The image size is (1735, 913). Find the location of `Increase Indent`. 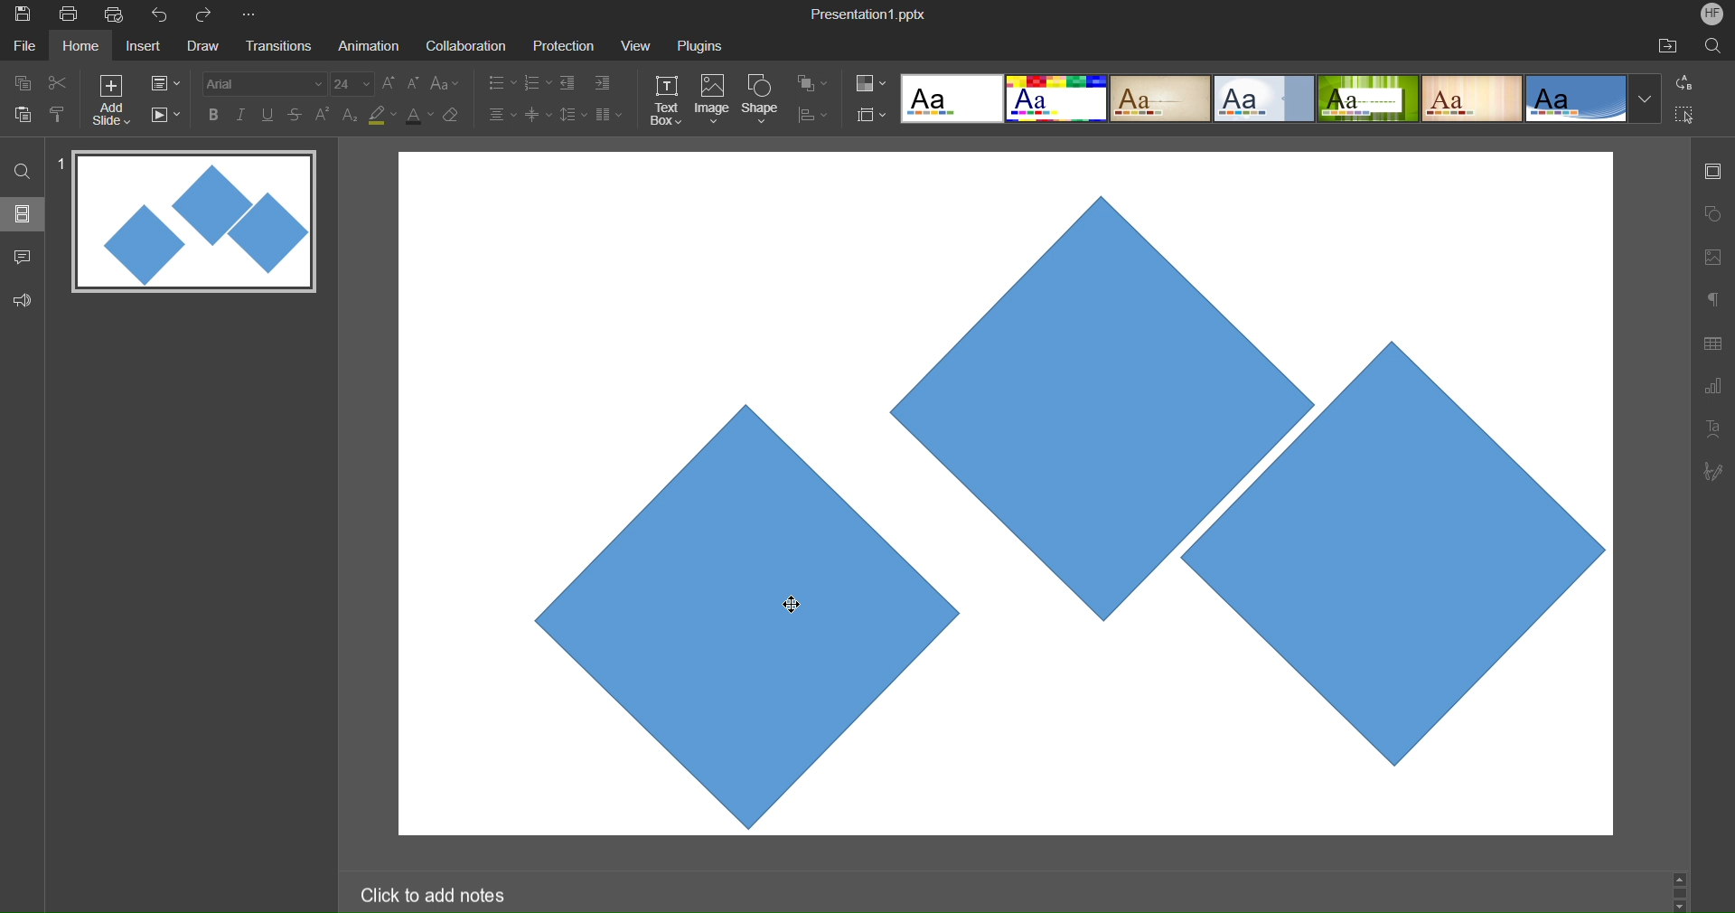

Increase Indent is located at coordinates (603, 80).